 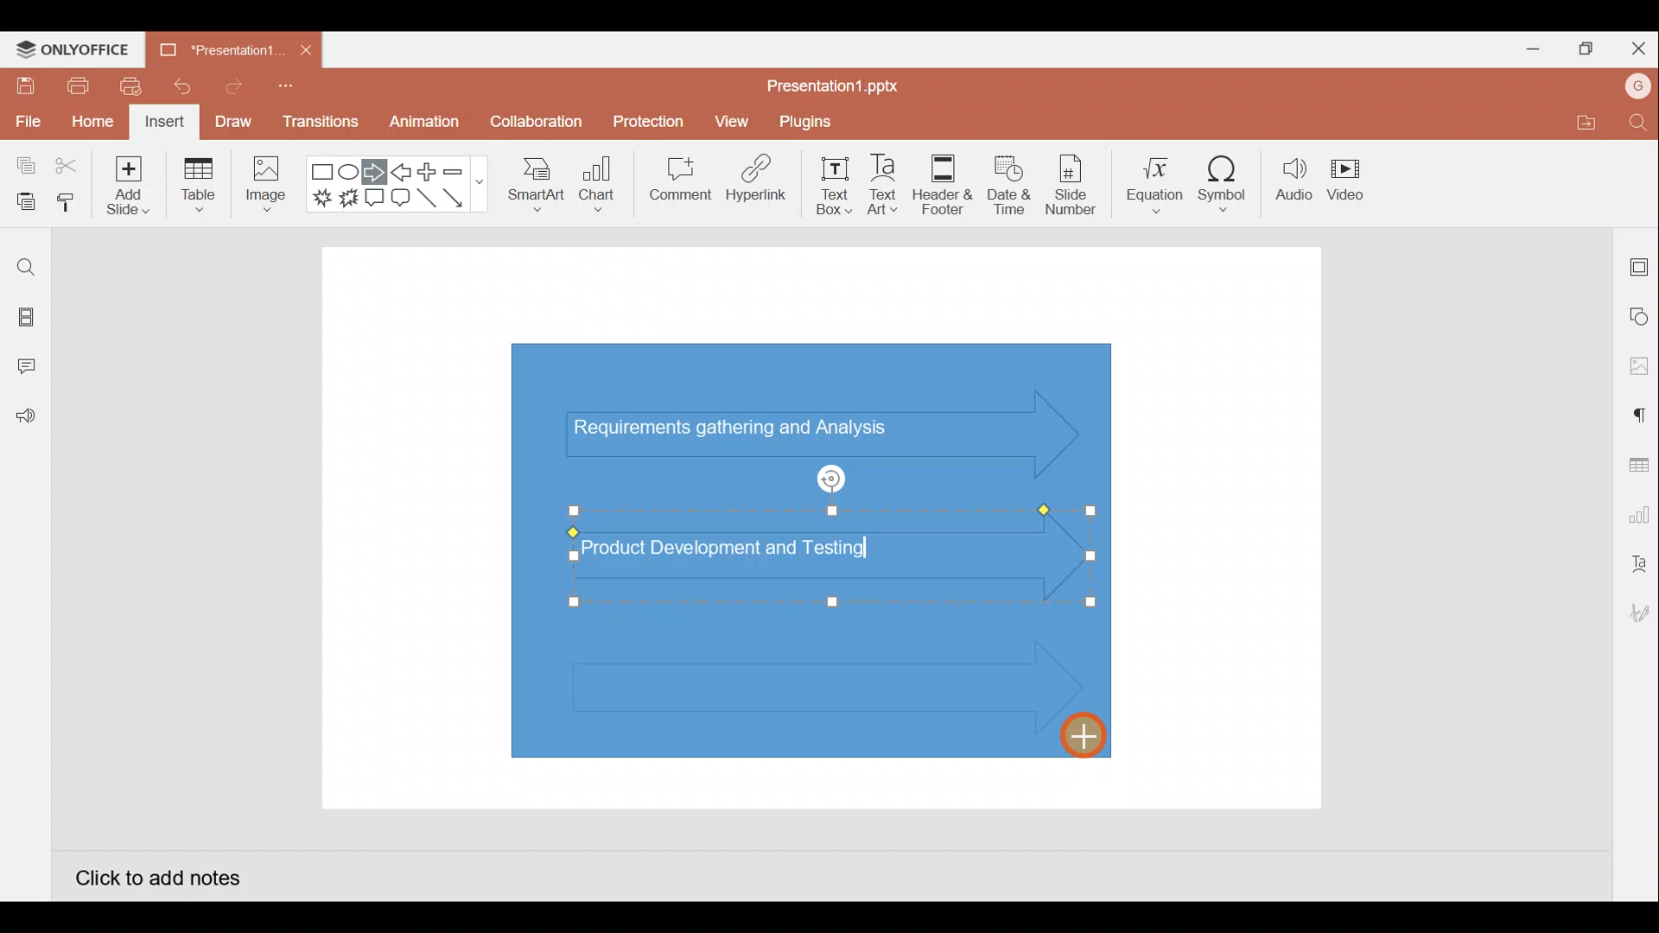 I want to click on Redo, so click(x=227, y=86).